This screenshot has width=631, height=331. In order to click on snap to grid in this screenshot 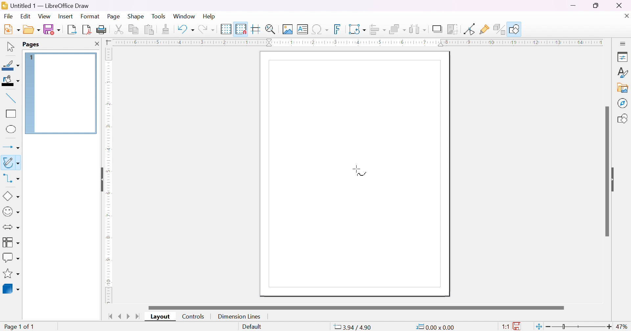, I will do `click(241, 29)`.